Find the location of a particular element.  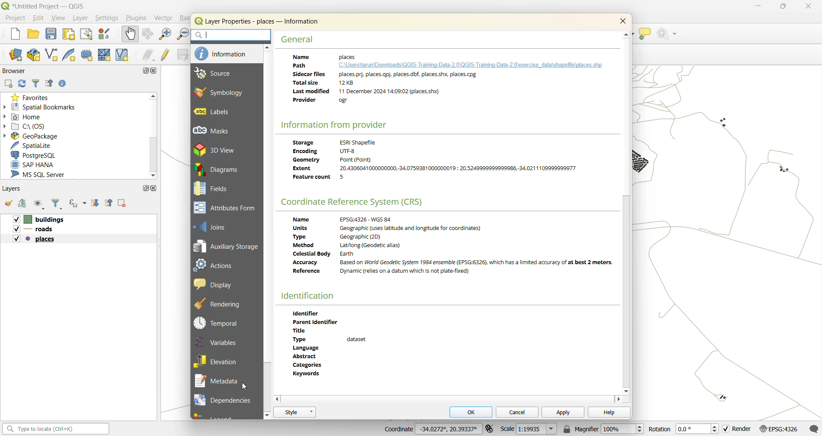

pan map is located at coordinates (130, 34).